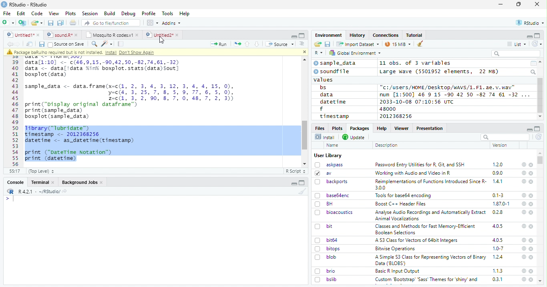  I want to click on help, so click(524, 271).